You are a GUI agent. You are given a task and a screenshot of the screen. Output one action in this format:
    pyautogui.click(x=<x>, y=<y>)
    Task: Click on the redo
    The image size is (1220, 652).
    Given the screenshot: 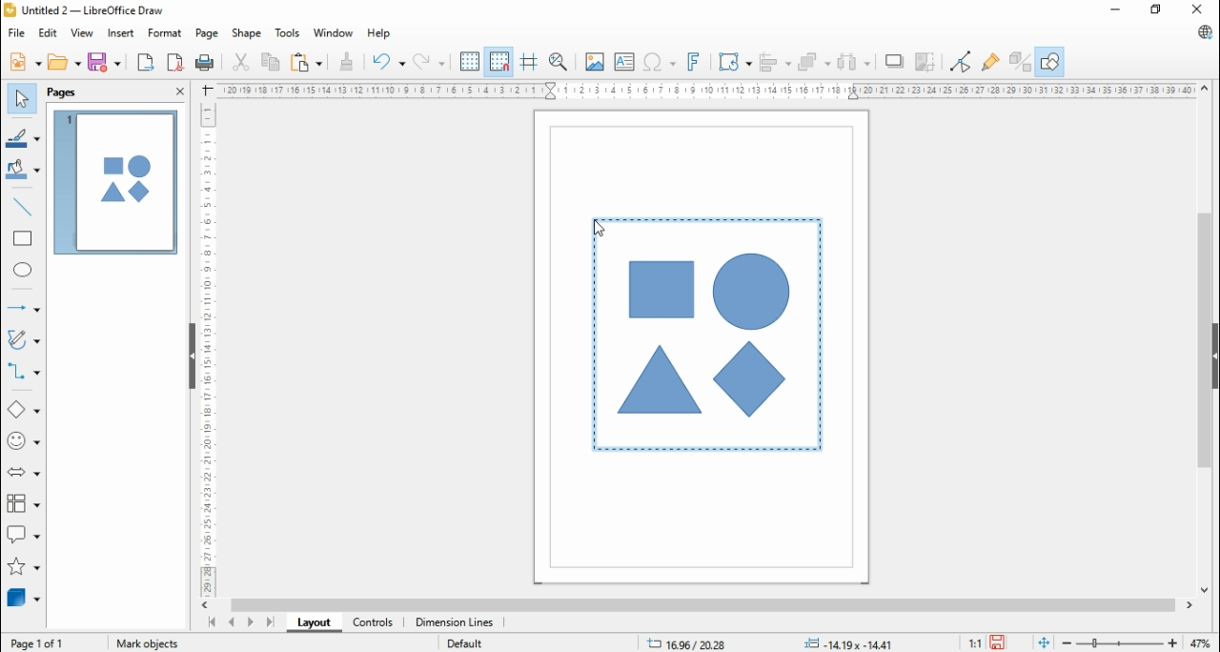 What is the action you would take?
    pyautogui.click(x=431, y=62)
    